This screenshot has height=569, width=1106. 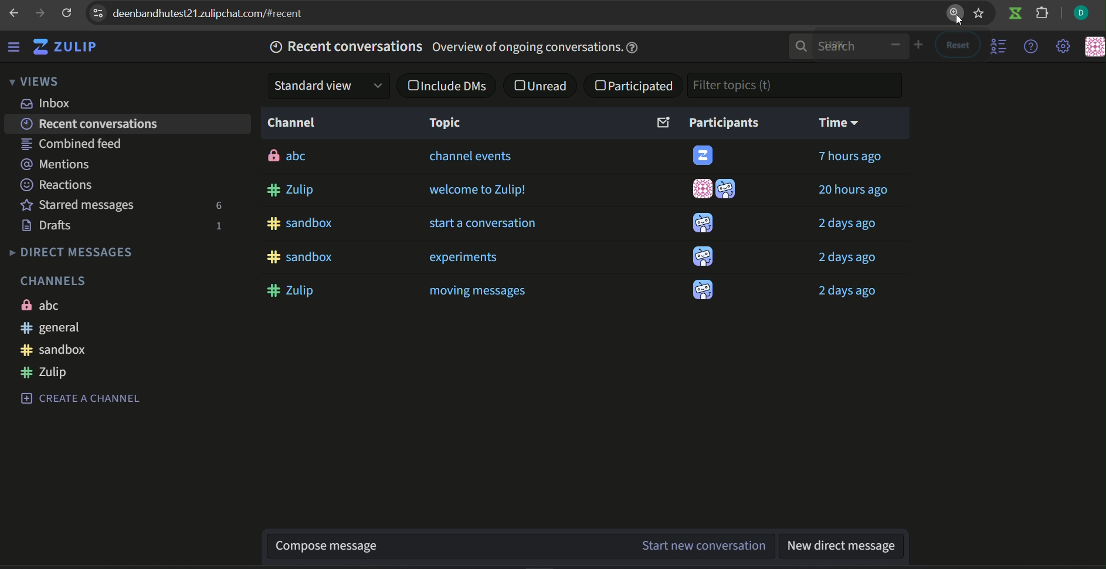 What do you see at coordinates (724, 123) in the screenshot?
I see `Participants` at bounding box center [724, 123].